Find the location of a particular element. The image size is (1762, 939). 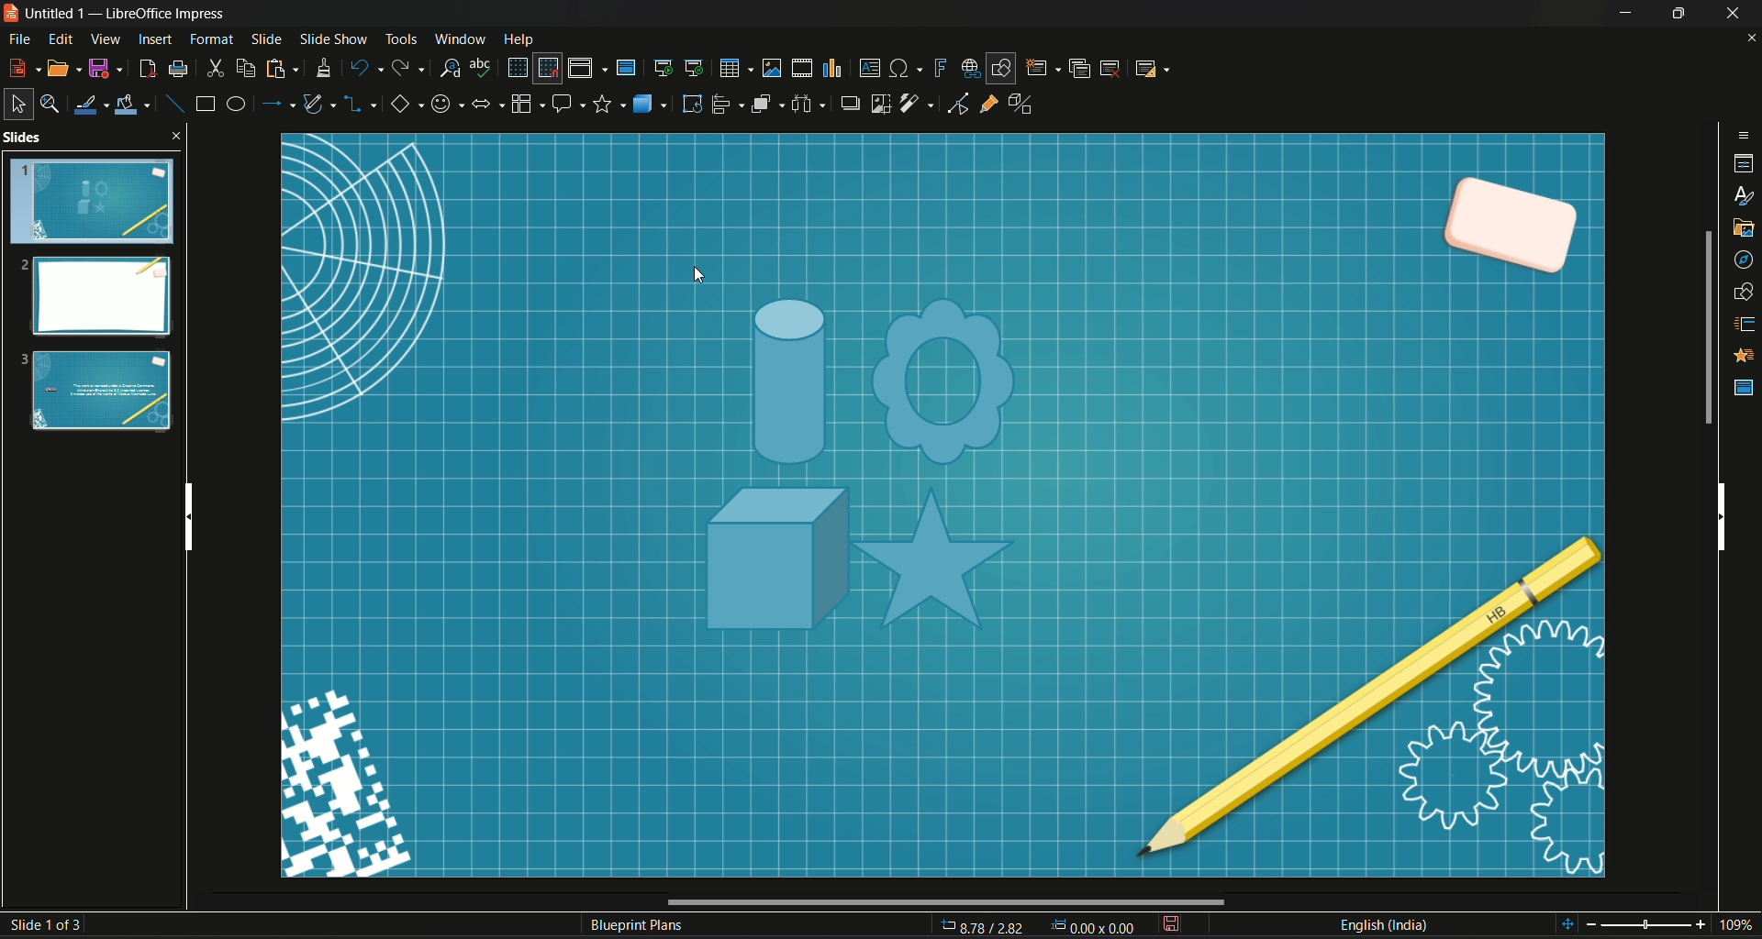

shapes is located at coordinates (1745, 293).